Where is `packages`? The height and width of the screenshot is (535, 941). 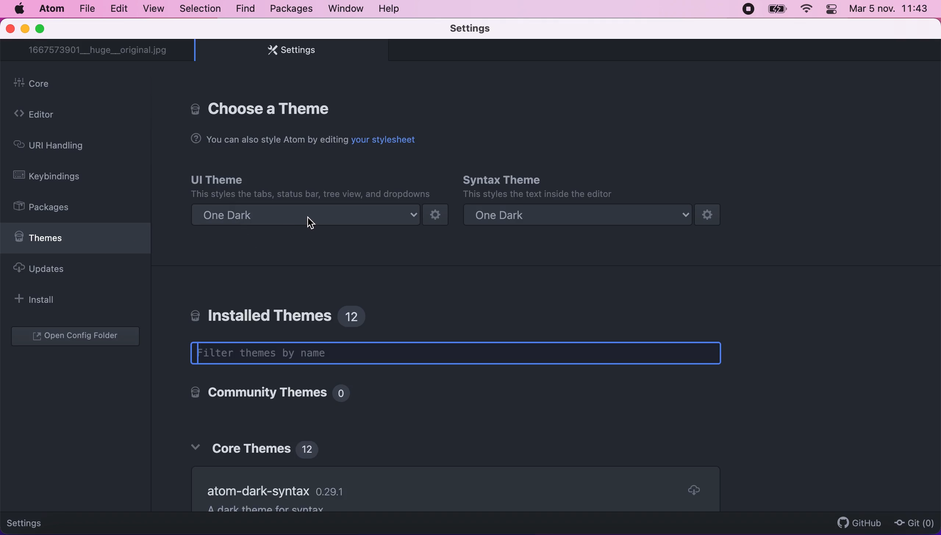 packages is located at coordinates (289, 9).